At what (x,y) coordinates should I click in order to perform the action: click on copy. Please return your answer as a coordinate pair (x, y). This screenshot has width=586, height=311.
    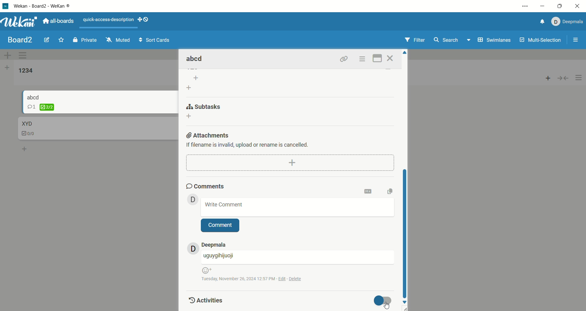
    Looking at the image, I should click on (392, 191).